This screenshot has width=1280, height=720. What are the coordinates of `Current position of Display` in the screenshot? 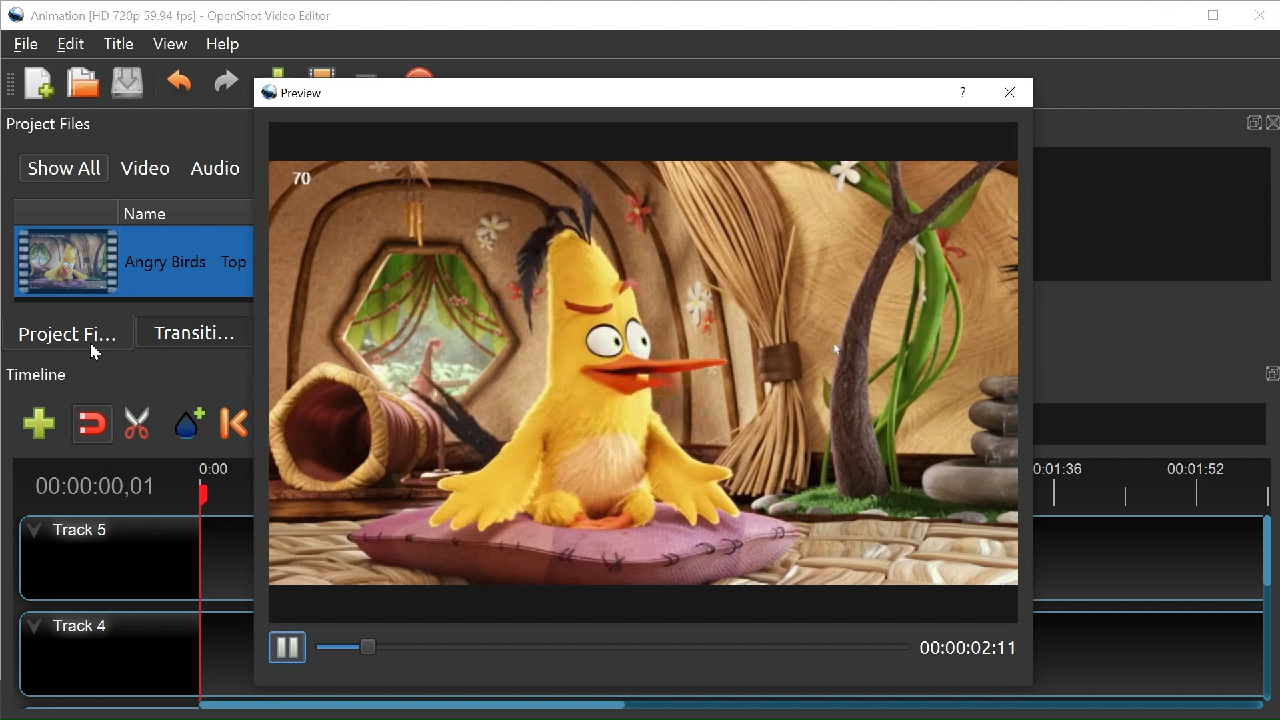 It's located at (969, 646).